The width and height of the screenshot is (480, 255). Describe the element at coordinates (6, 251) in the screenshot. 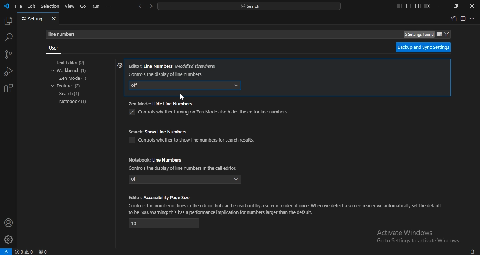

I see `open a remote window` at that location.